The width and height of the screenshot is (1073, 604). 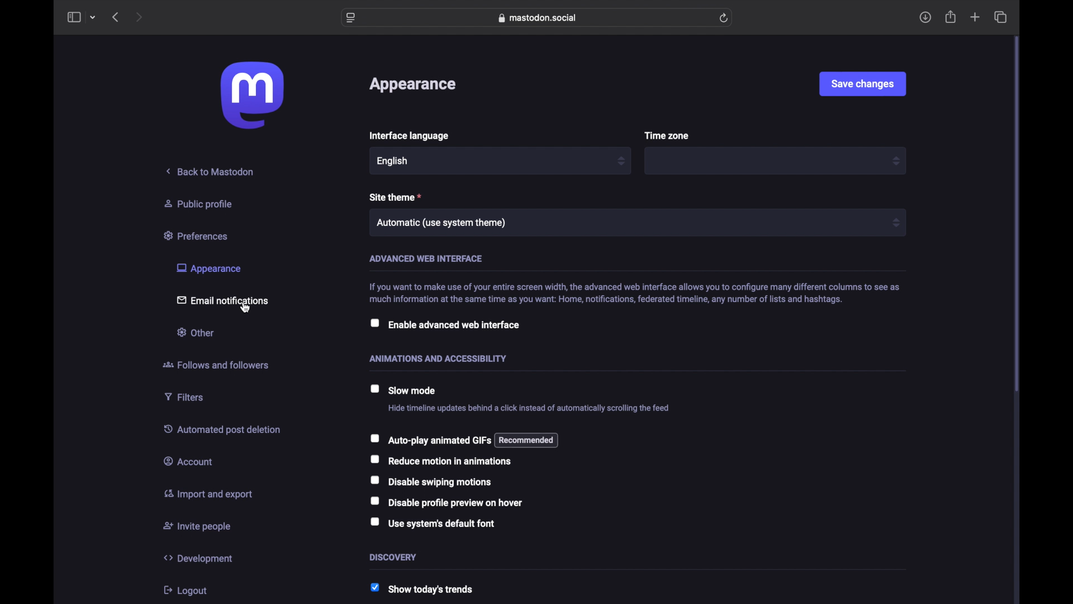 What do you see at coordinates (184, 397) in the screenshot?
I see `filters` at bounding box center [184, 397].